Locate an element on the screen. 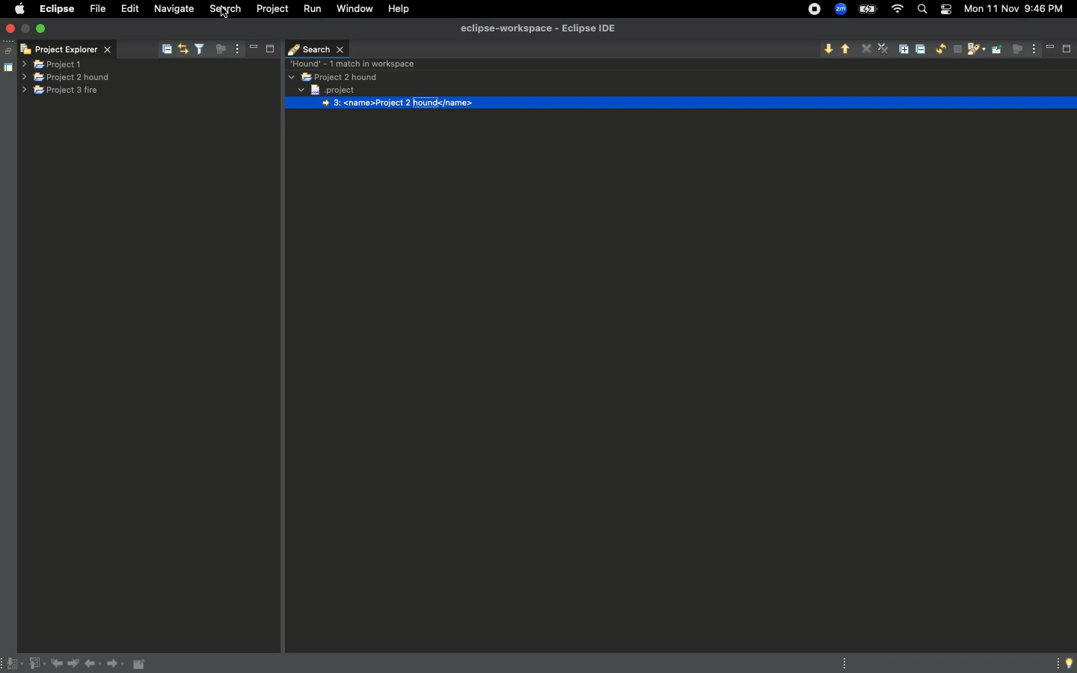  Search is located at coordinates (921, 10).